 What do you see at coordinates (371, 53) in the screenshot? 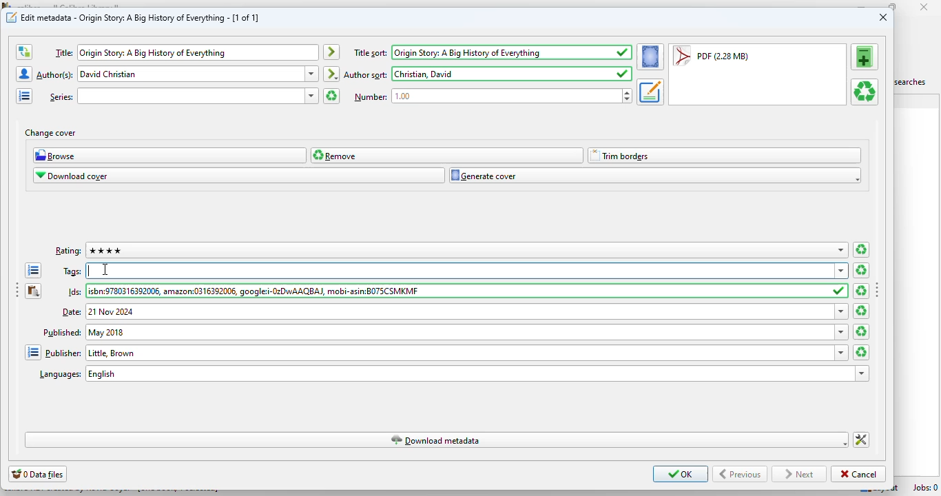
I see `text` at bounding box center [371, 53].